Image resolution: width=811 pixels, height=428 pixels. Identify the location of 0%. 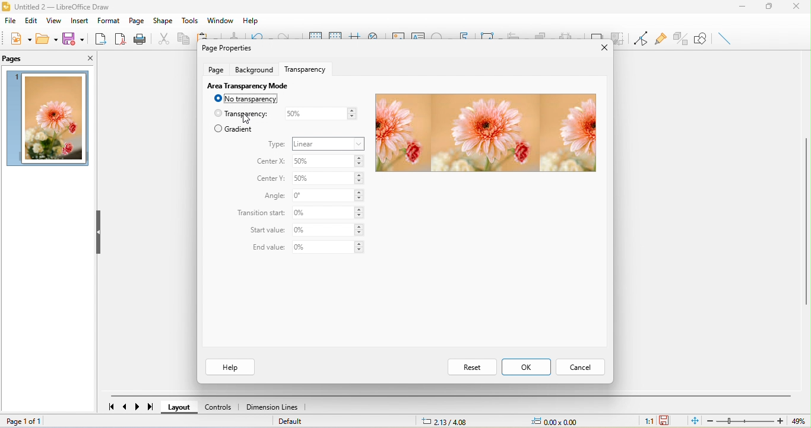
(330, 213).